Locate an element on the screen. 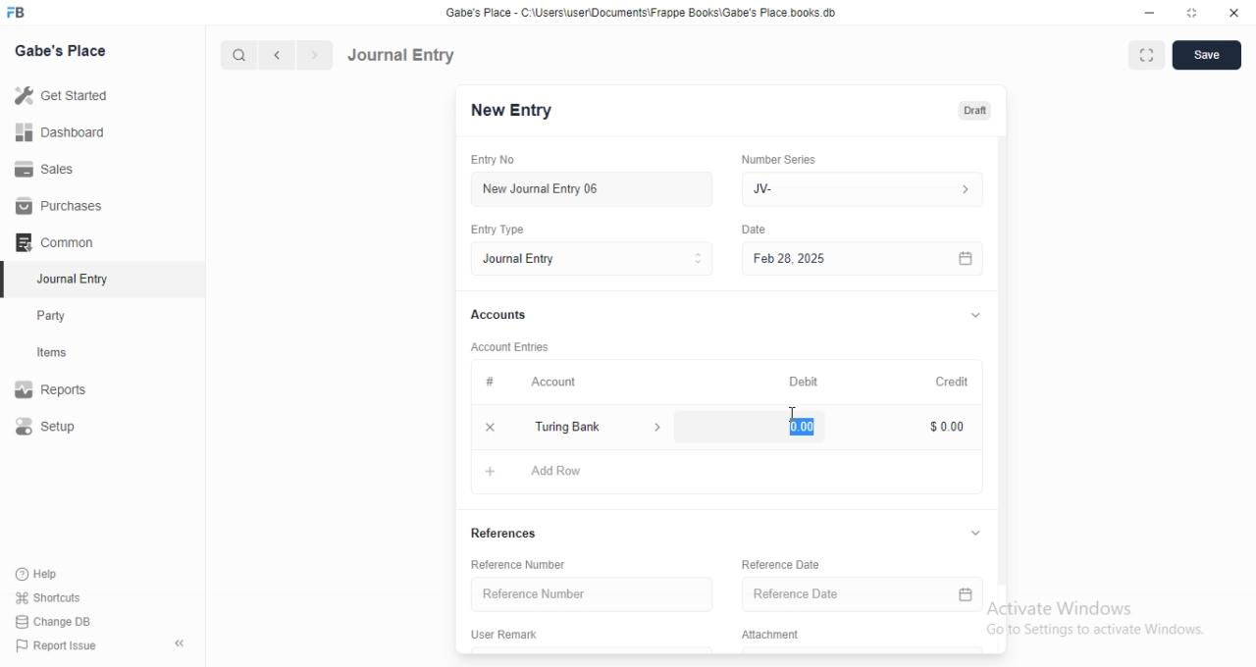 The width and height of the screenshot is (1256, 667). $000 is located at coordinates (949, 427).